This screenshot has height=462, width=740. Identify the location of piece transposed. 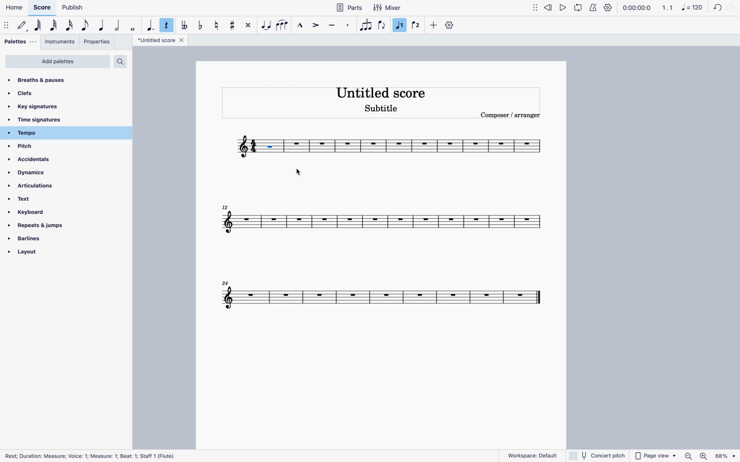
(273, 146).